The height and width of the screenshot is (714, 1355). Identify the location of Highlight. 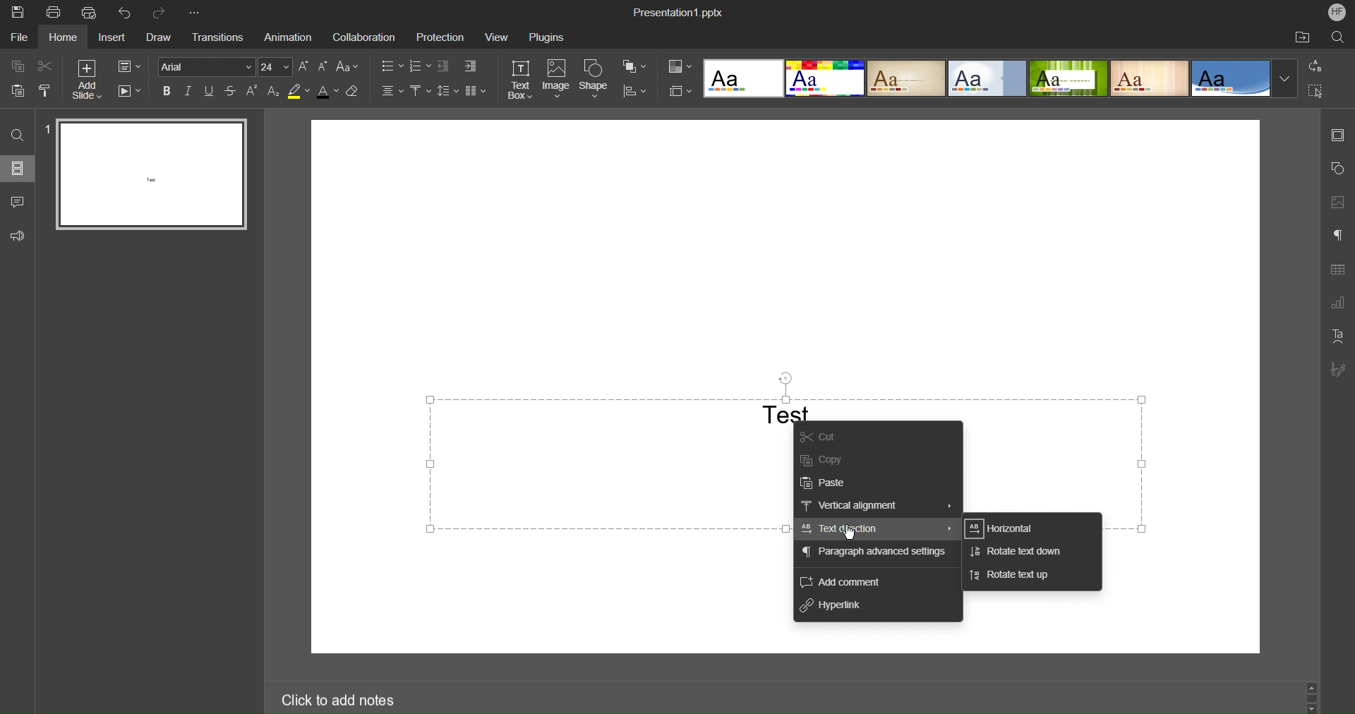
(298, 92).